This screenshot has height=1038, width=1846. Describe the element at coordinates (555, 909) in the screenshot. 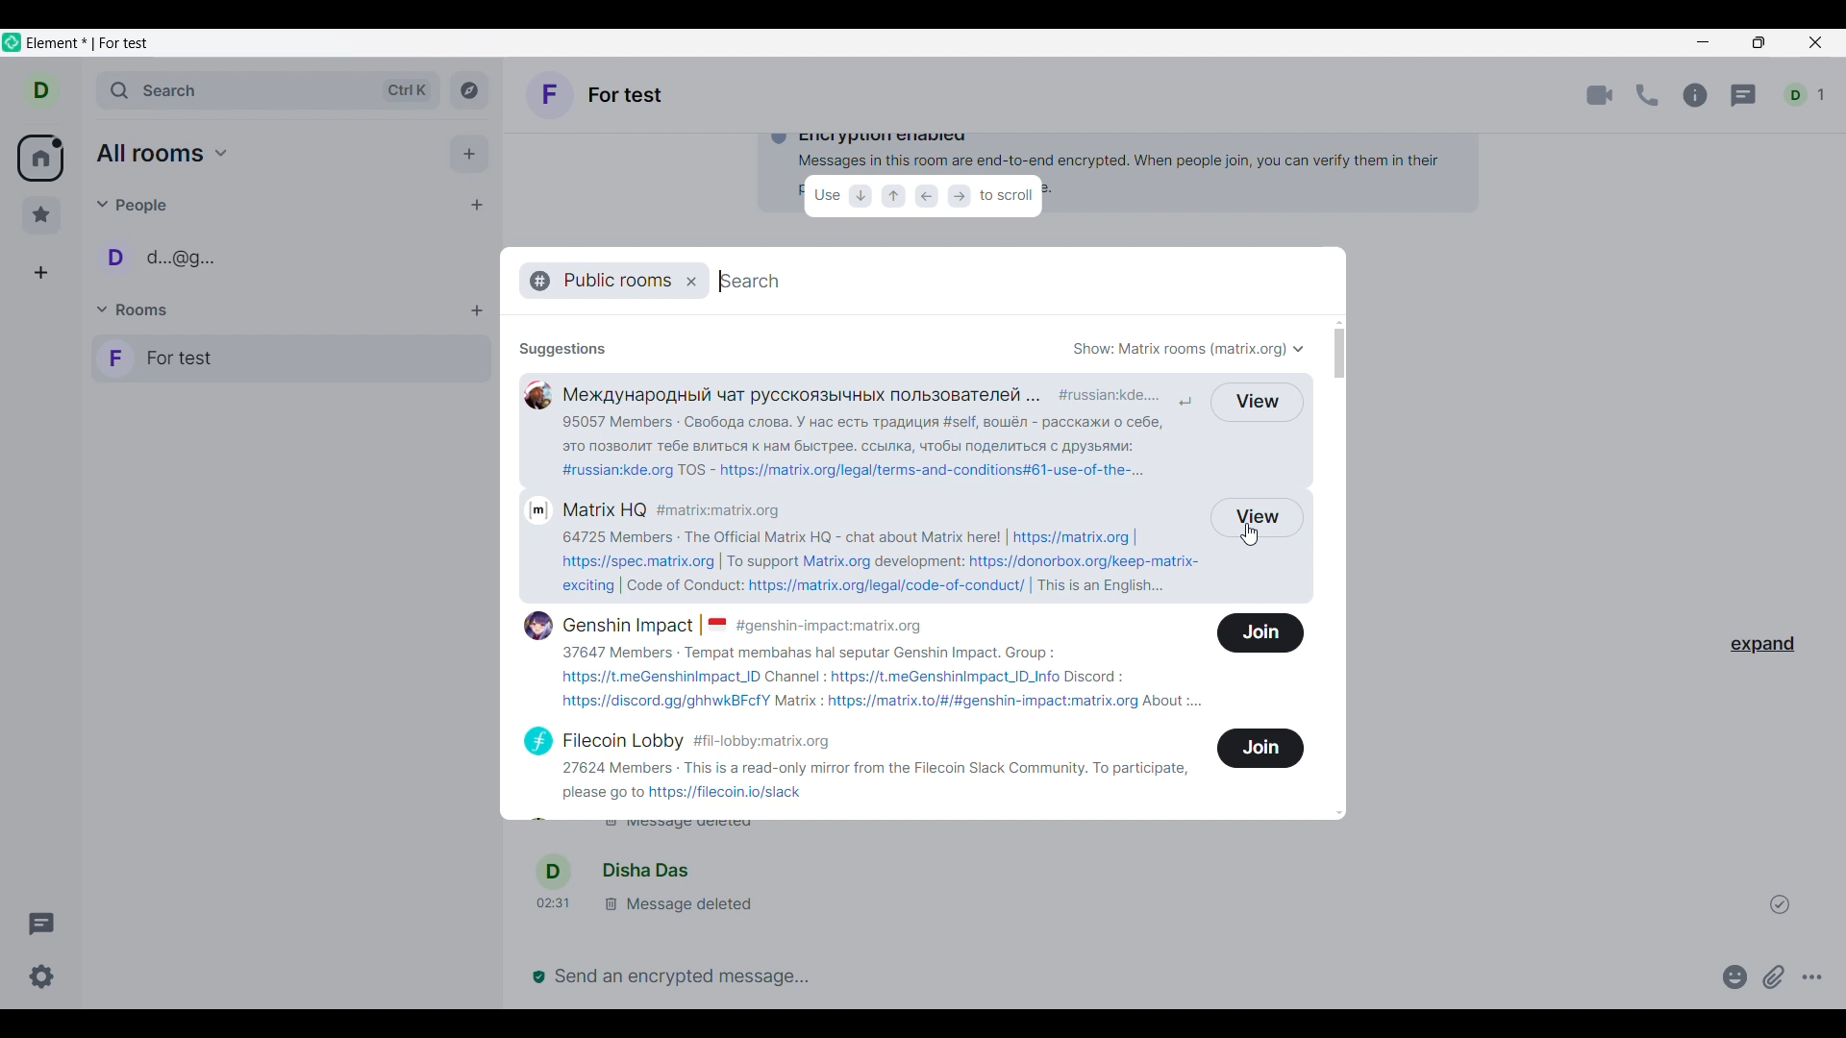

I see `02:31` at that location.